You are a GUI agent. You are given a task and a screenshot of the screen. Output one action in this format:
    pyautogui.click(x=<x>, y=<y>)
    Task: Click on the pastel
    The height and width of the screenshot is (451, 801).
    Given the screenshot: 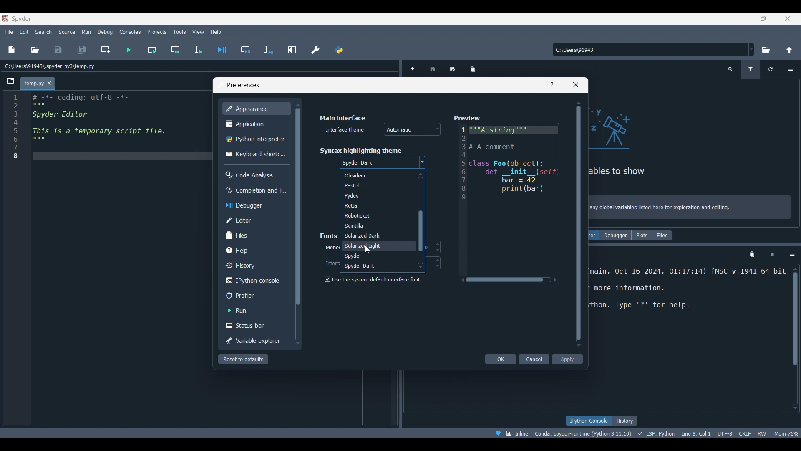 What is the action you would take?
    pyautogui.click(x=374, y=185)
    